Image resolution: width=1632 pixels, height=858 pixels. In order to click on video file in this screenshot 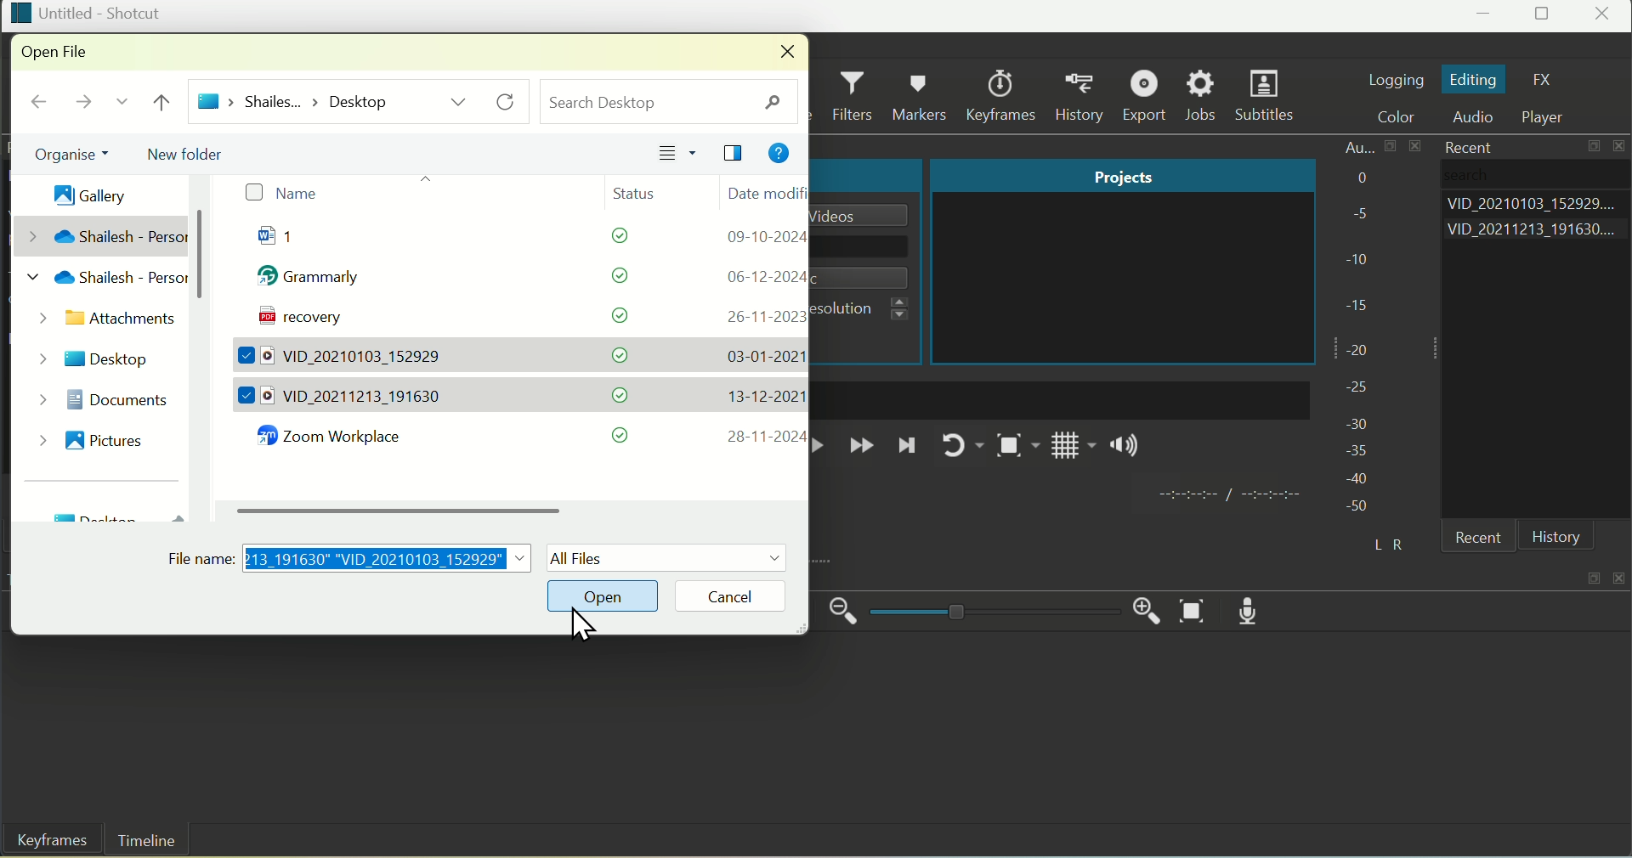, I will do `click(345, 397)`.